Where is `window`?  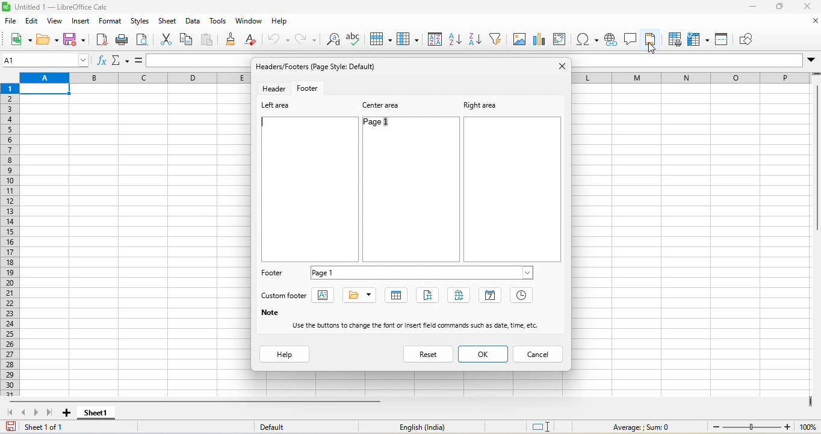
window is located at coordinates (247, 23).